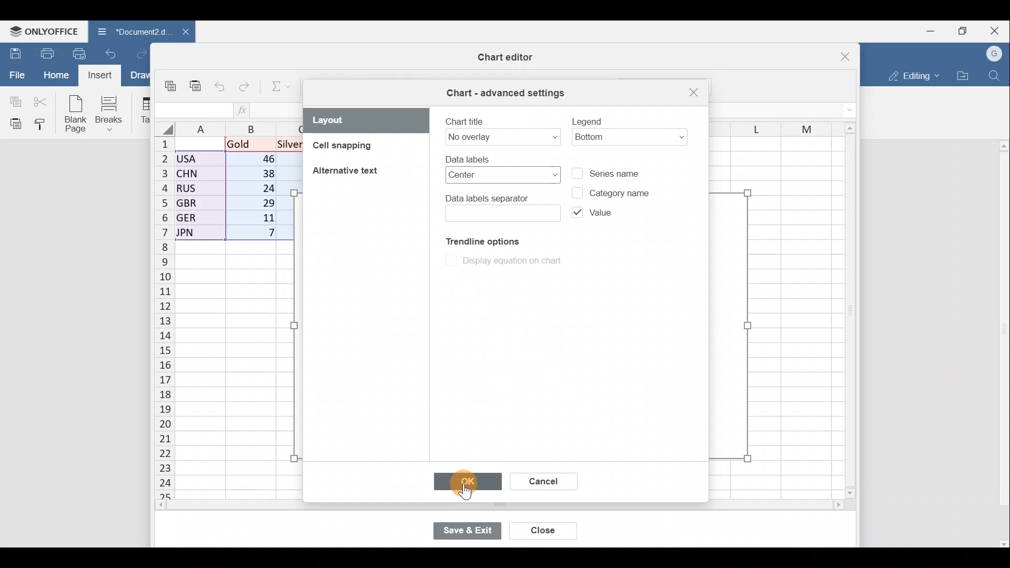 This screenshot has width=1010, height=568. I want to click on Scroll bar, so click(854, 313).